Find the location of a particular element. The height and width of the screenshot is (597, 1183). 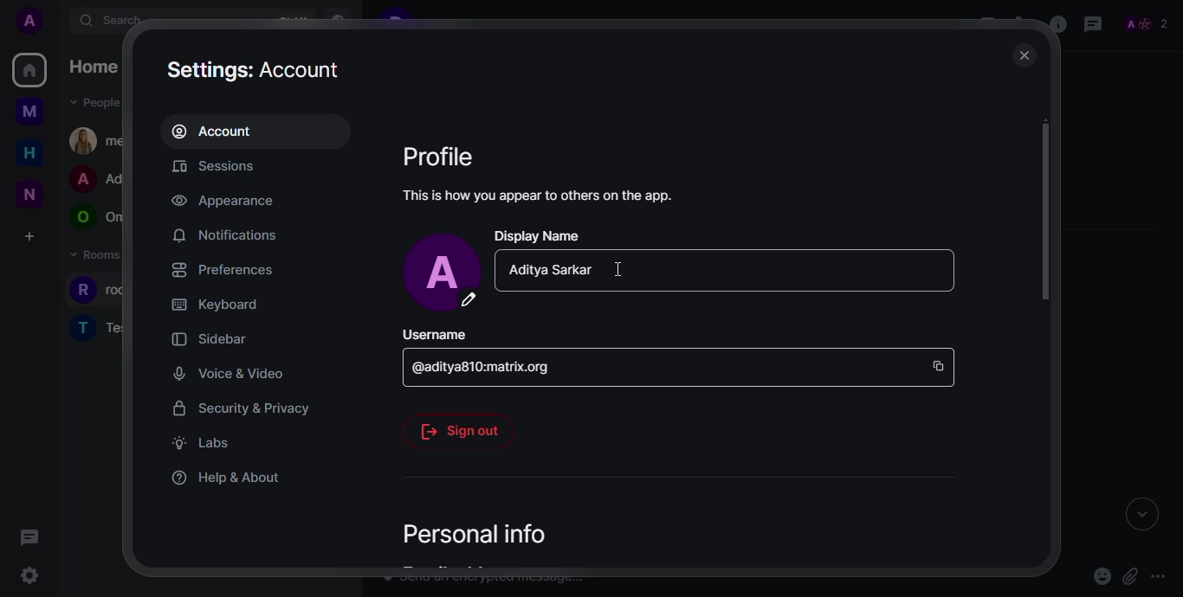

close is located at coordinates (1023, 55).